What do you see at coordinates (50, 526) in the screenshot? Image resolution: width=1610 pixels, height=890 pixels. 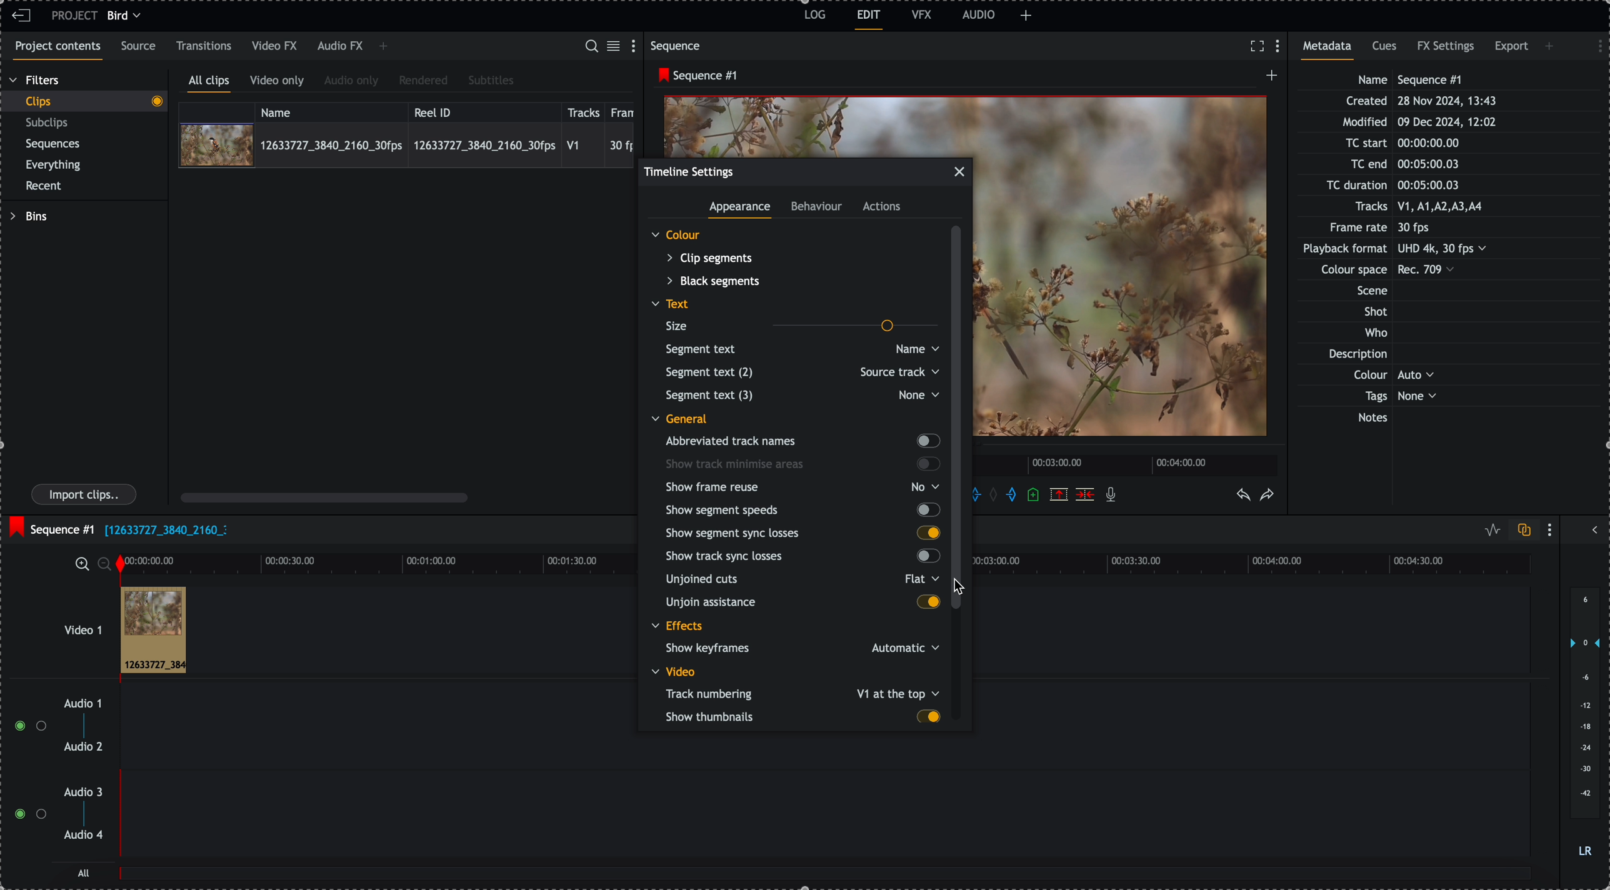 I see `sequence #1` at bounding box center [50, 526].